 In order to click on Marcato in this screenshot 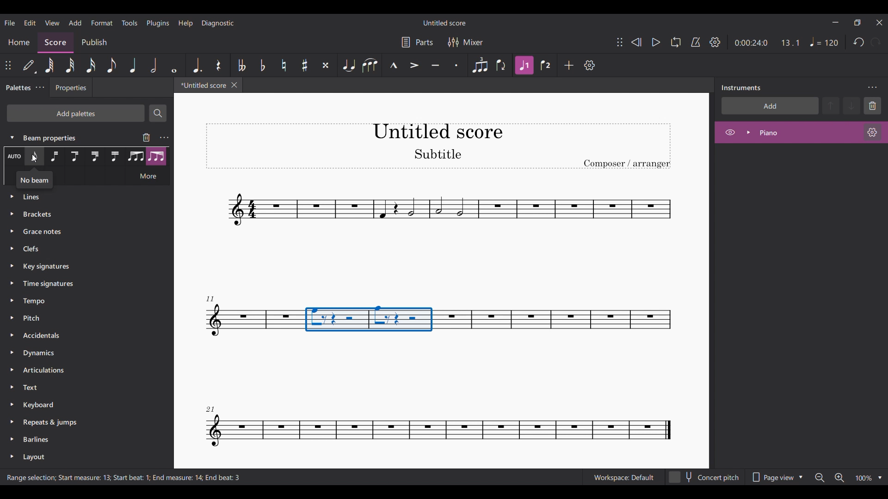, I will do `click(394, 65)`.